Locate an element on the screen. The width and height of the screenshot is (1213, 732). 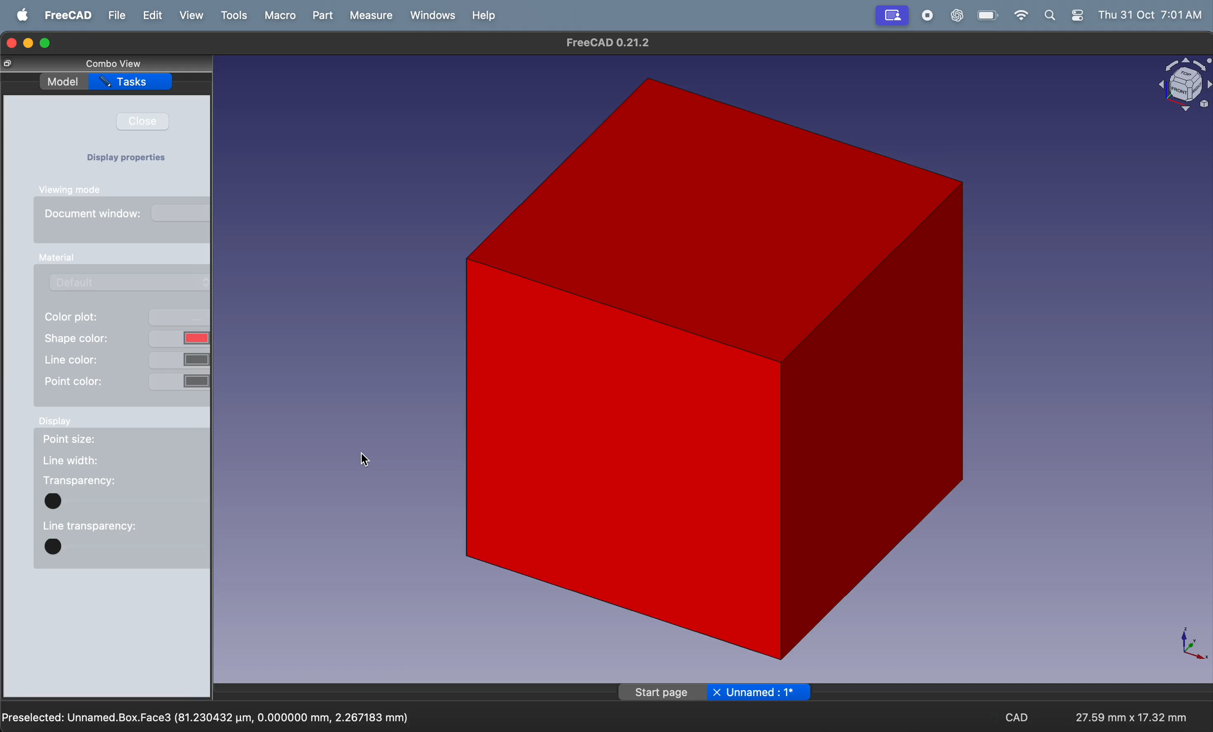
windows is located at coordinates (432, 15).